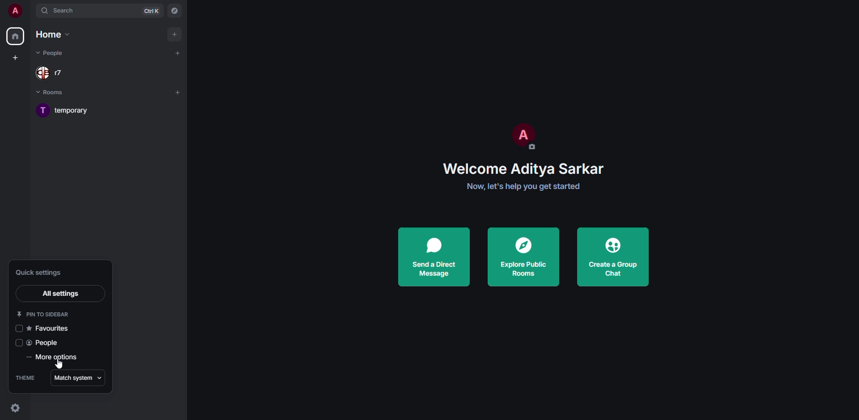 The height and width of the screenshot is (420, 859). I want to click on create a group chat, so click(612, 256).